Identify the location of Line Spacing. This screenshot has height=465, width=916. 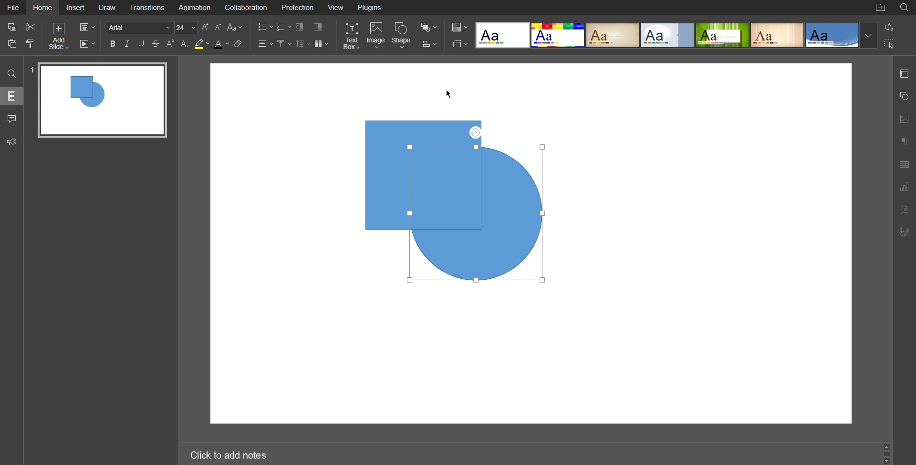
(301, 43).